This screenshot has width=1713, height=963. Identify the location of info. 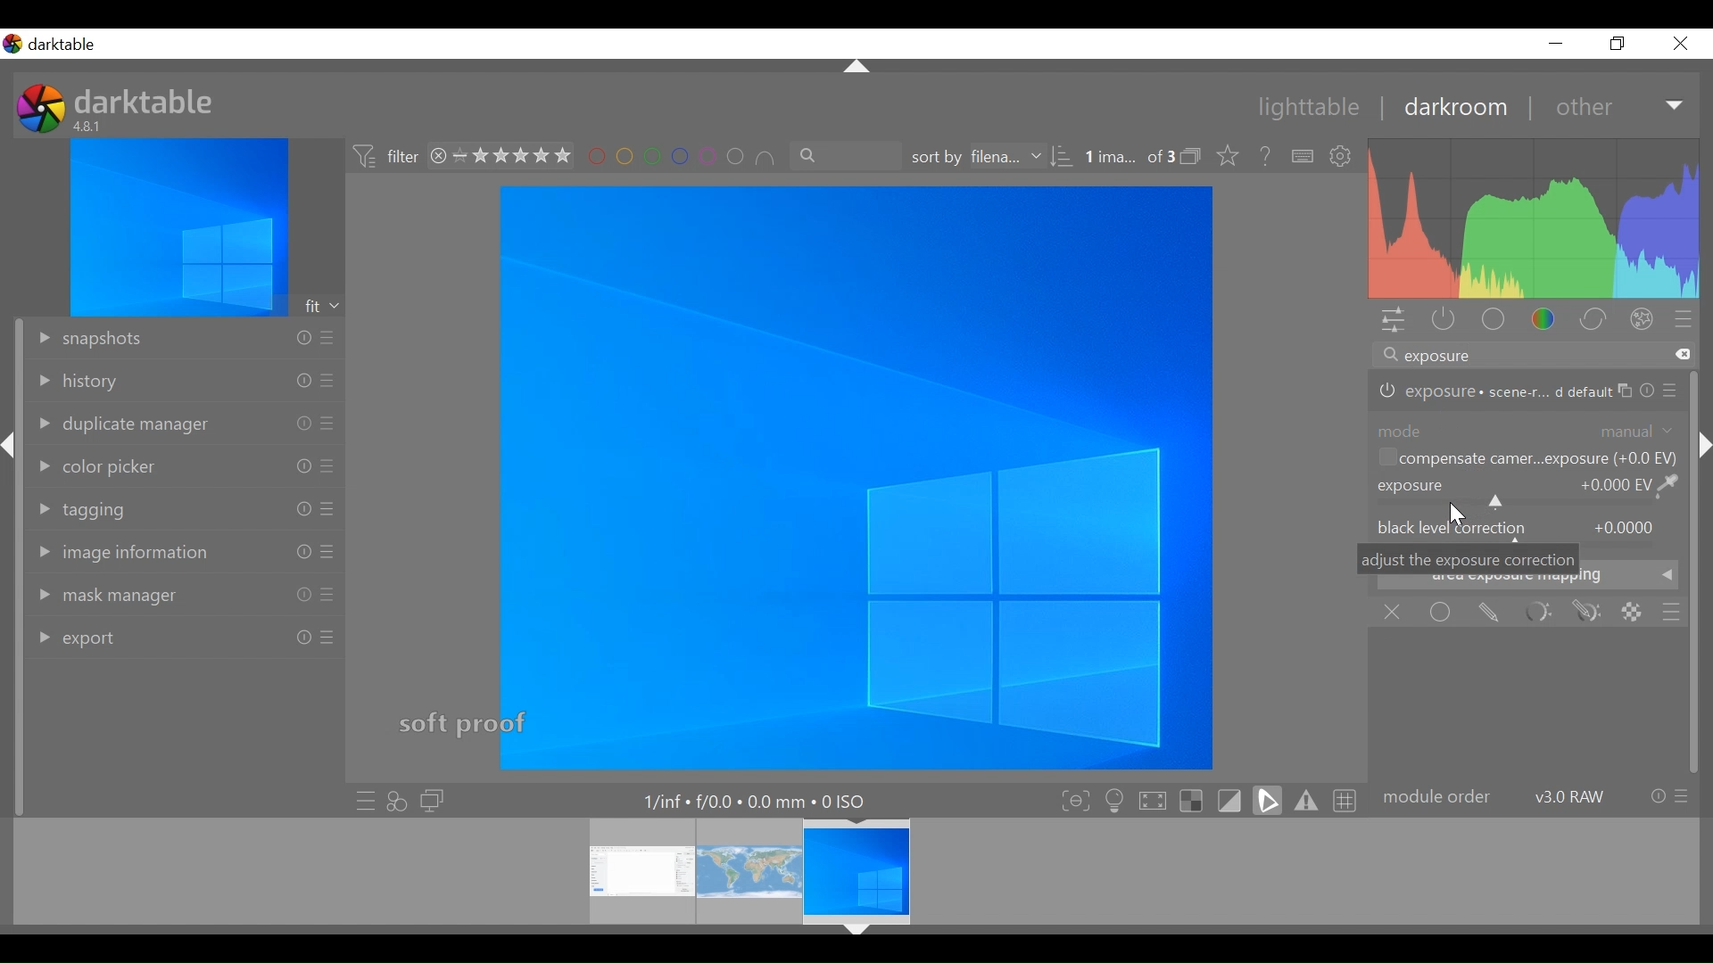
(302, 465).